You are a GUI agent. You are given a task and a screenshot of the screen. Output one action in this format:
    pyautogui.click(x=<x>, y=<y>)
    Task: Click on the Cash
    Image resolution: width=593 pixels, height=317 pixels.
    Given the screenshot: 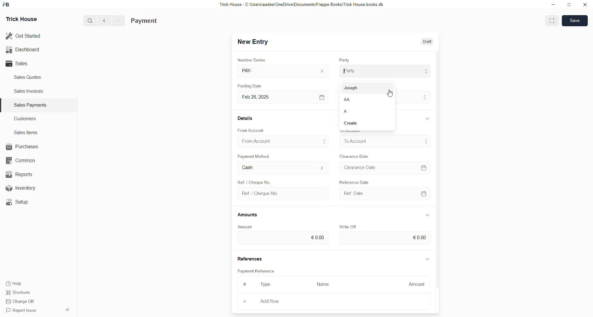 What is the action you would take?
    pyautogui.click(x=283, y=168)
    